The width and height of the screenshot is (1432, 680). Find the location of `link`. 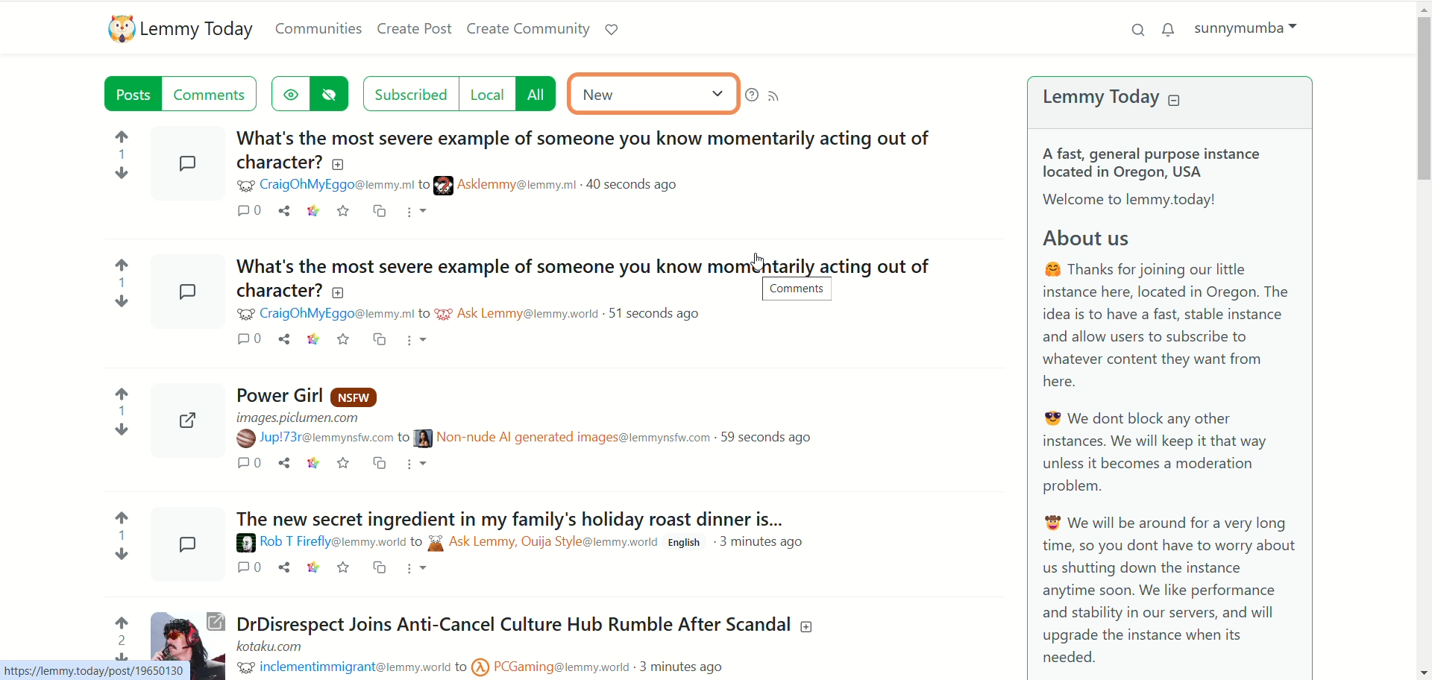

link is located at coordinates (313, 339).